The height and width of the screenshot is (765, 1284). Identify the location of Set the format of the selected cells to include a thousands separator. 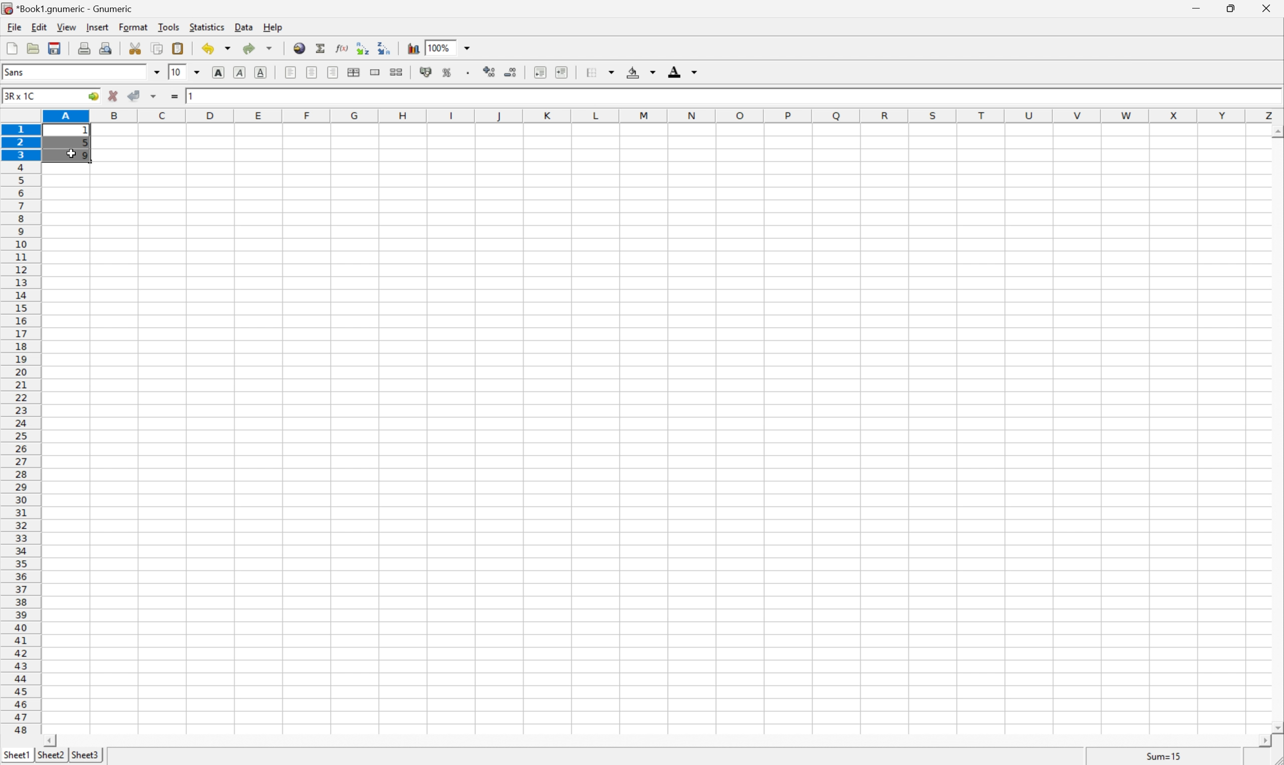
(470, 73).